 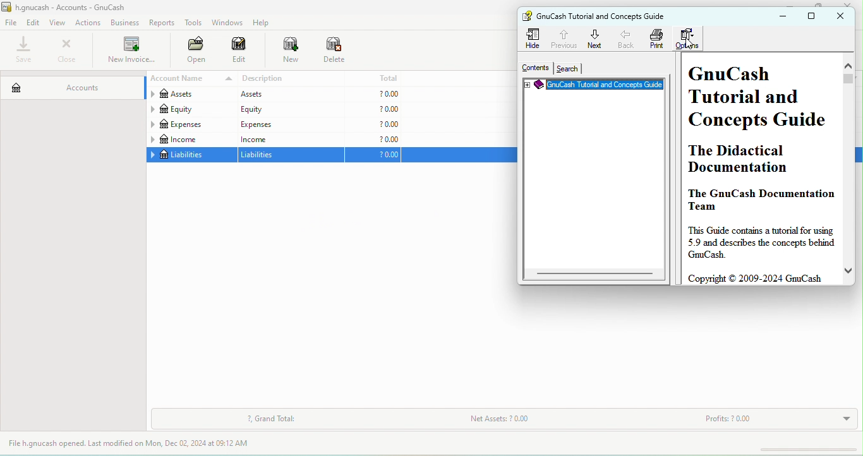 I want to click on close, so click(x=66, y=51).